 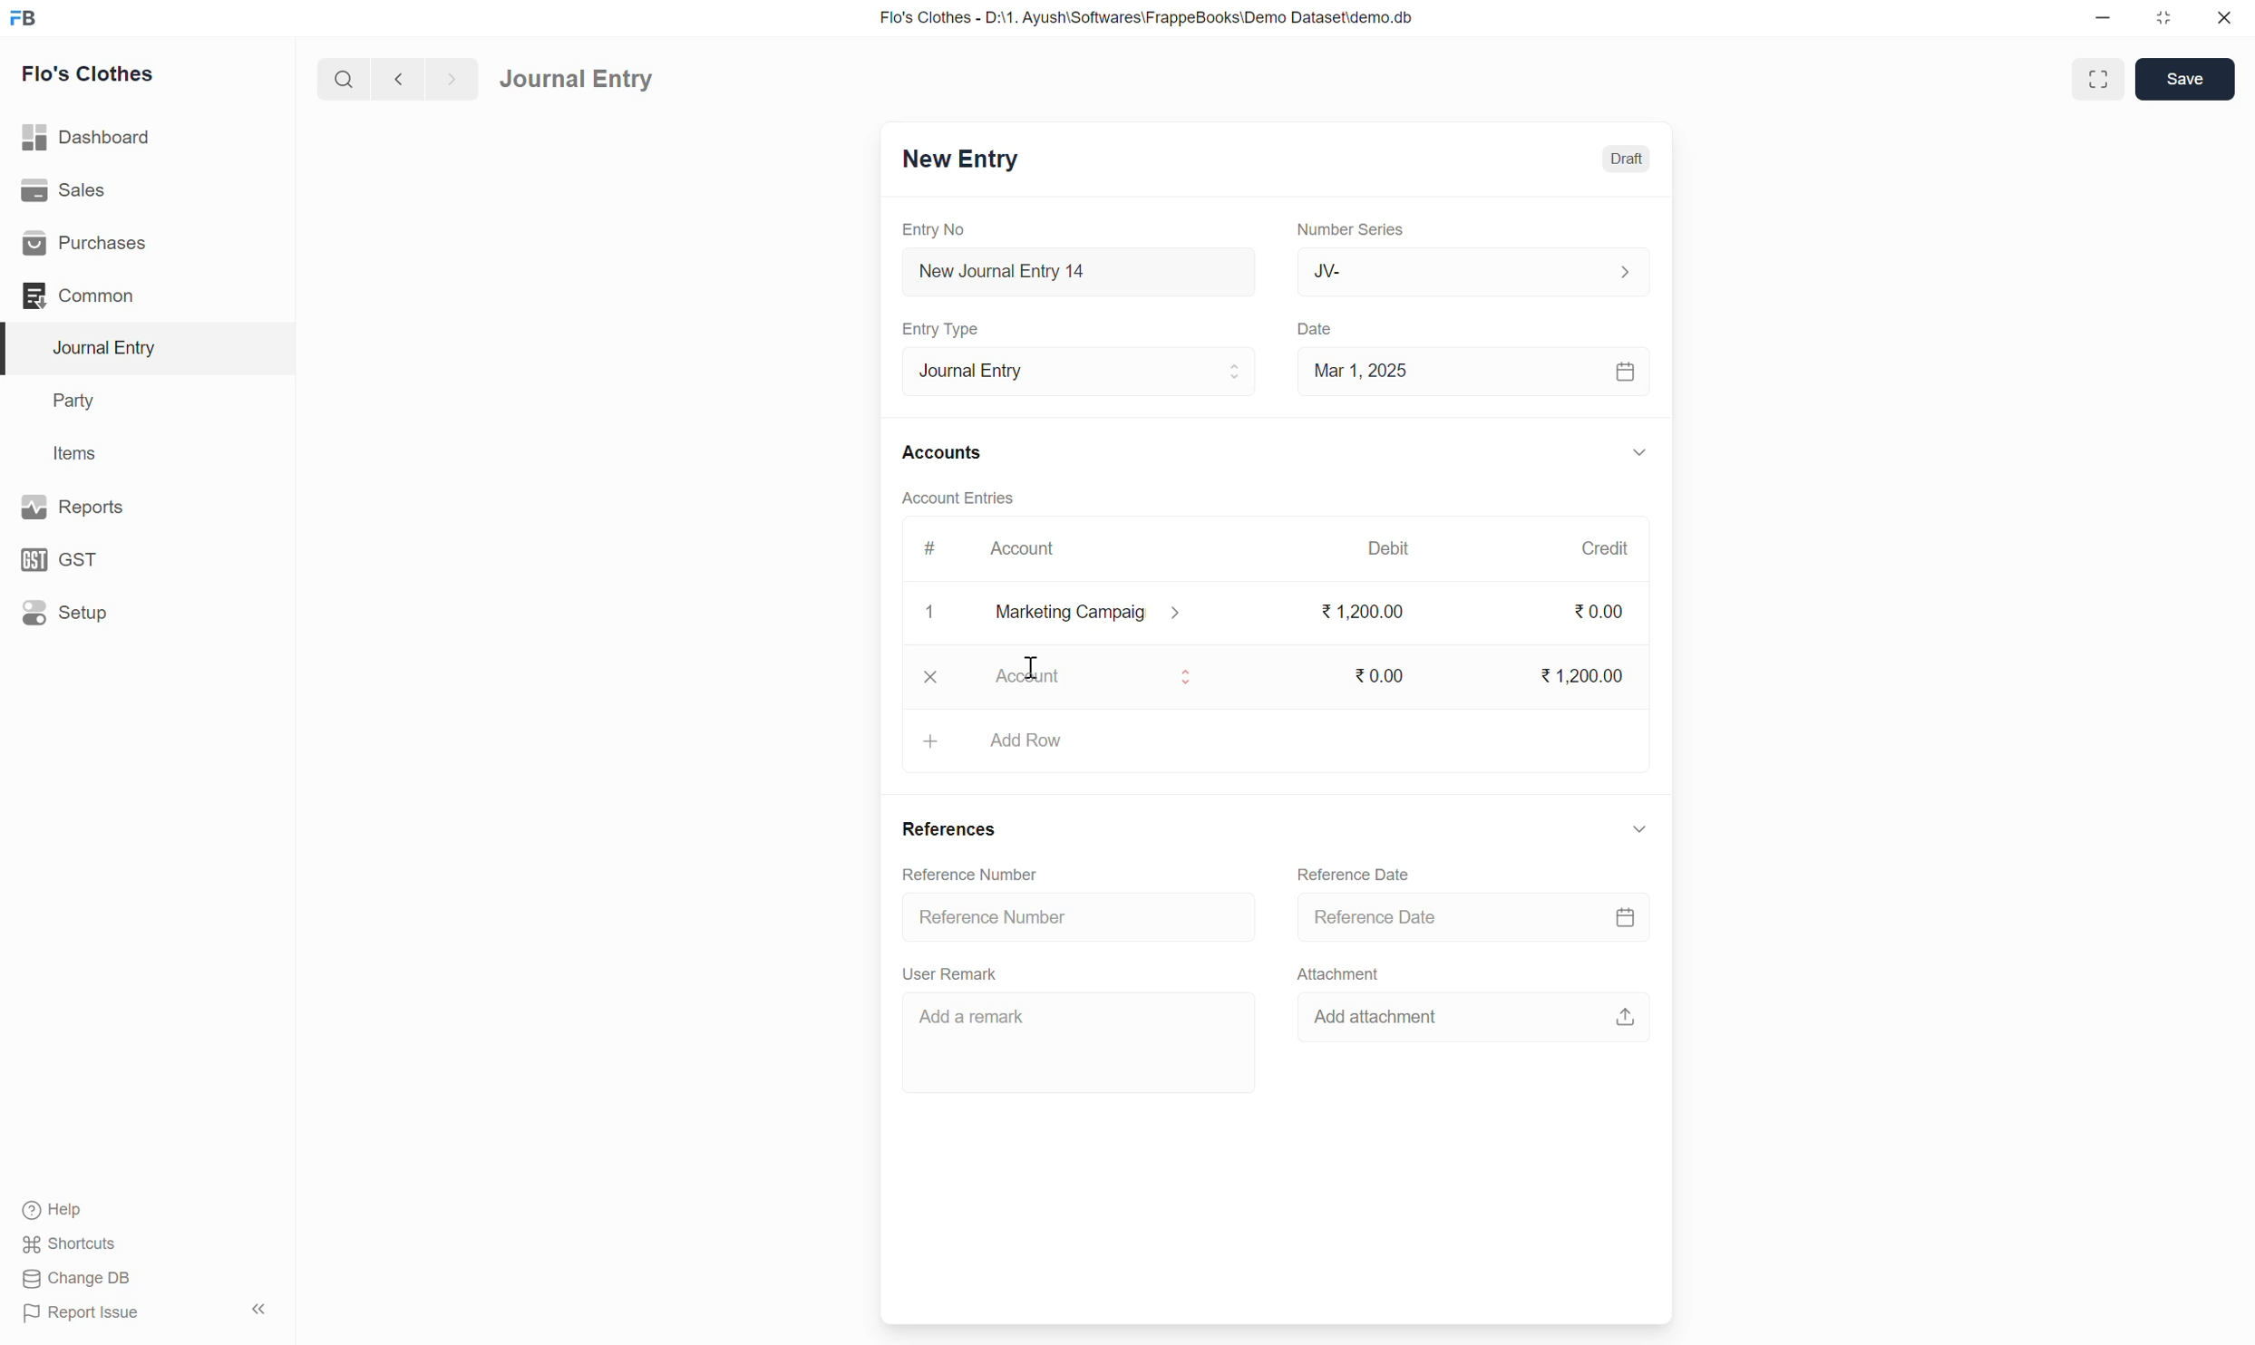 What do you see at coordinates (80, 295) in the screenshot?
I see `Common` at bounding box center [80, 295].